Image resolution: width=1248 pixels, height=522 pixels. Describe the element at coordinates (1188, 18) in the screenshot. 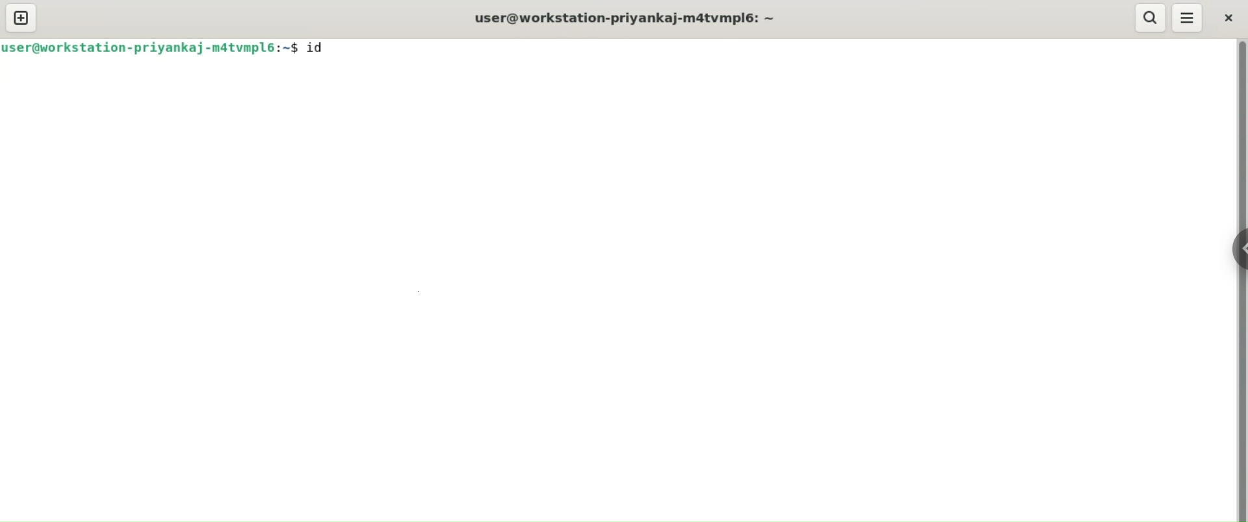

I see `menu` at that location.